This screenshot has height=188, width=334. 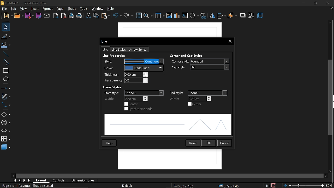 I want to click on edit, so click(x=14, y=9).